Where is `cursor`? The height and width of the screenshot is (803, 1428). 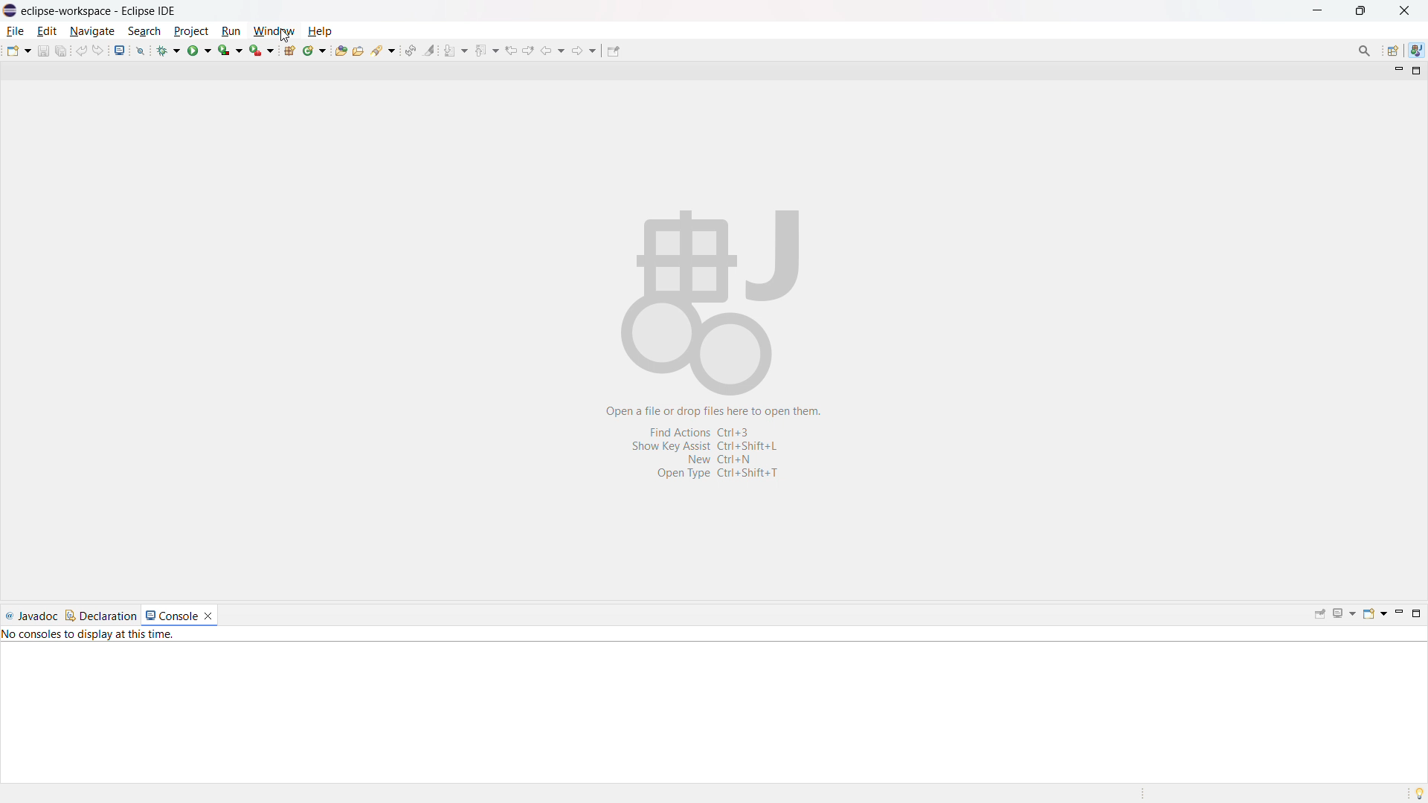
cursor is located at coordinates (286, 36).